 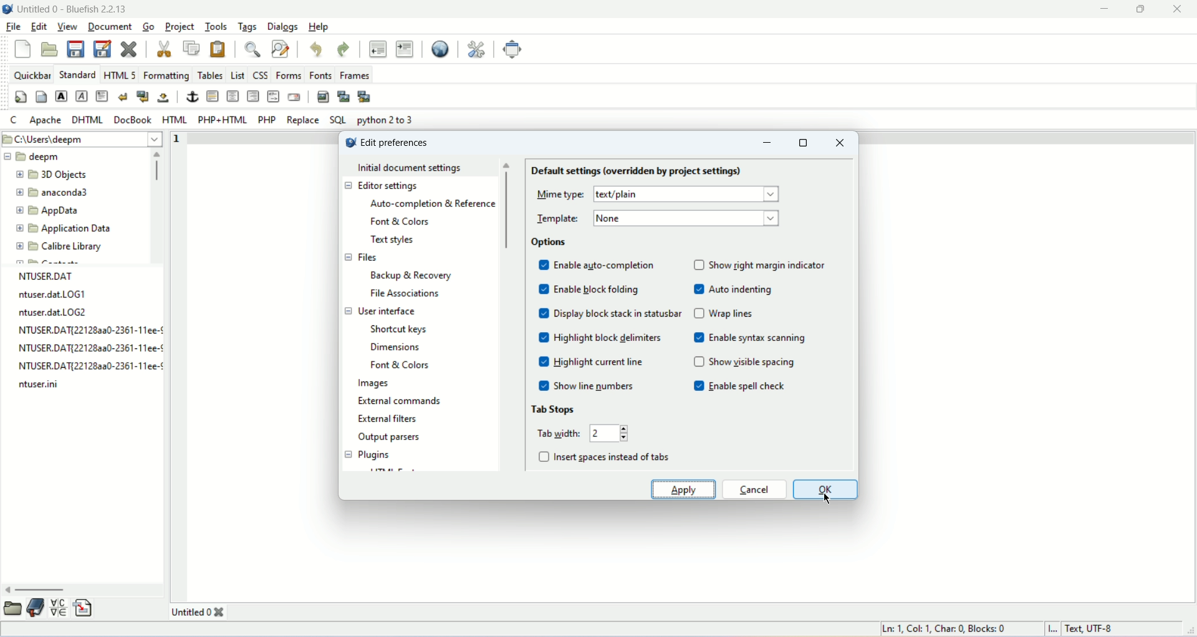 I want to click on Docbook, so click(x=132, y=120).